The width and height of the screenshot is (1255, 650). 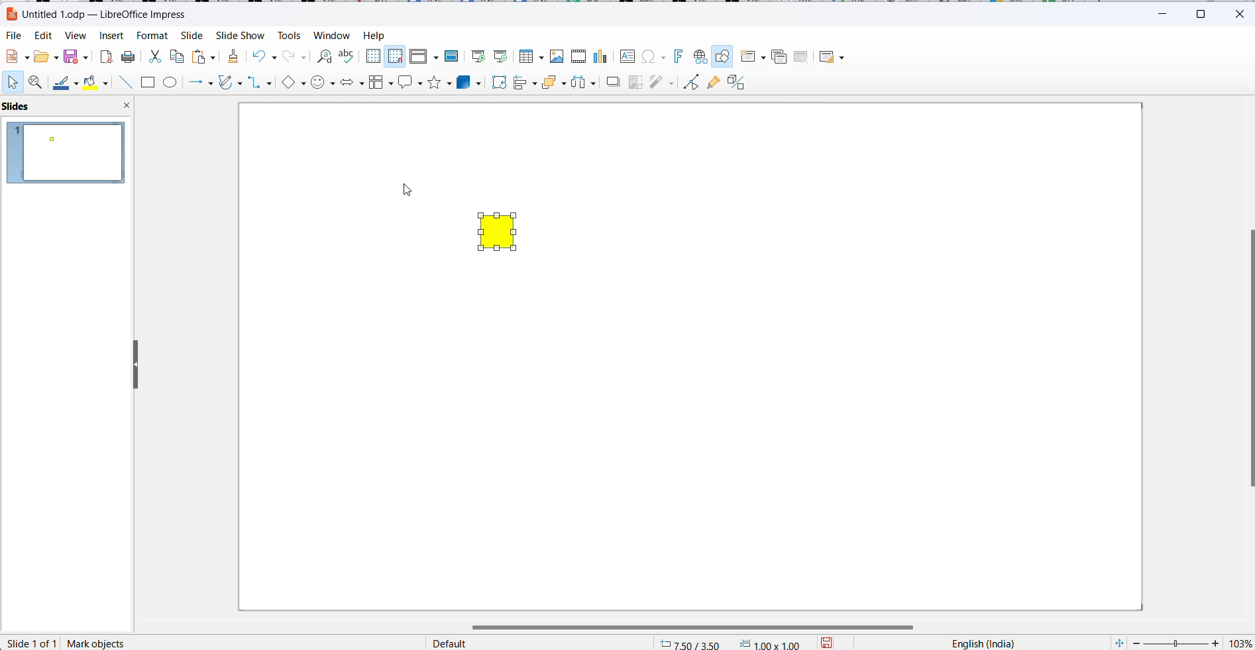 What do you see at coordinates (107, 83) in the screenshot?
I see `fill color options` at bounding box center [107, 83].